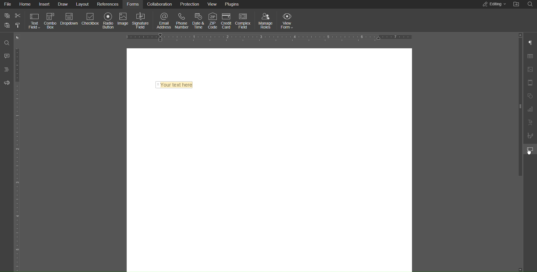 The width and height of the screenshot is (537, 272). What do you see at coordinates (6, 56) in the screenshot?
I see `Comments` at bounding box center [6, 56].